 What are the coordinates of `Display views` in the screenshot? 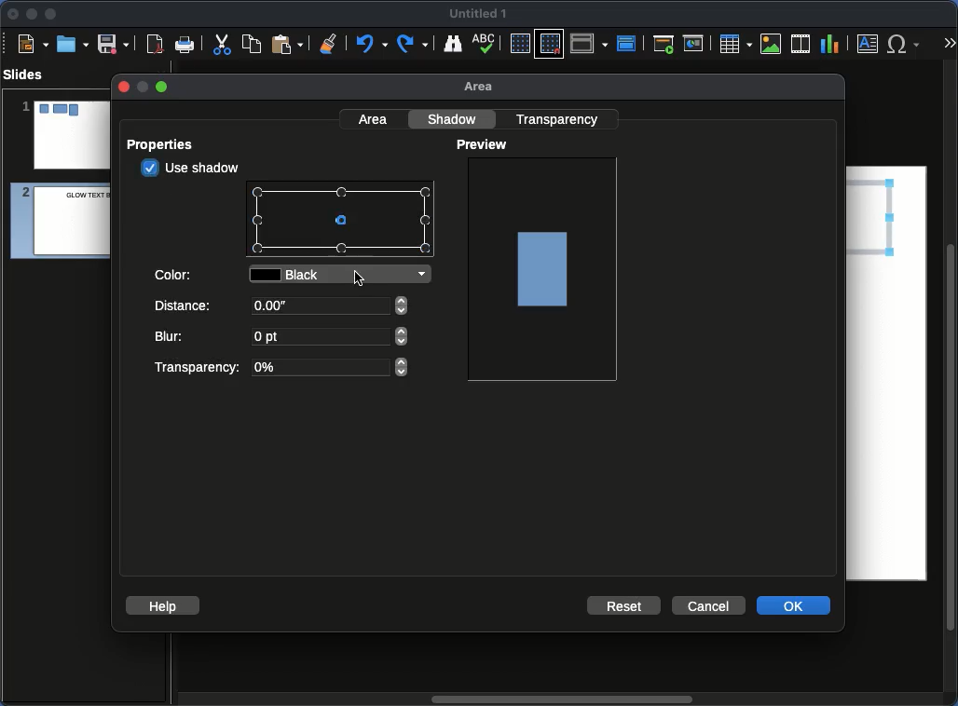 It's located at (592, 42).